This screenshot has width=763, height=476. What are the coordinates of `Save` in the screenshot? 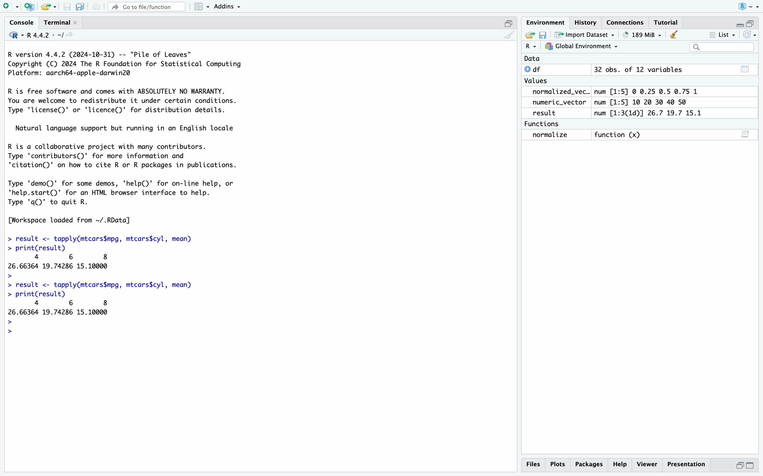 It's located at (543, 35).